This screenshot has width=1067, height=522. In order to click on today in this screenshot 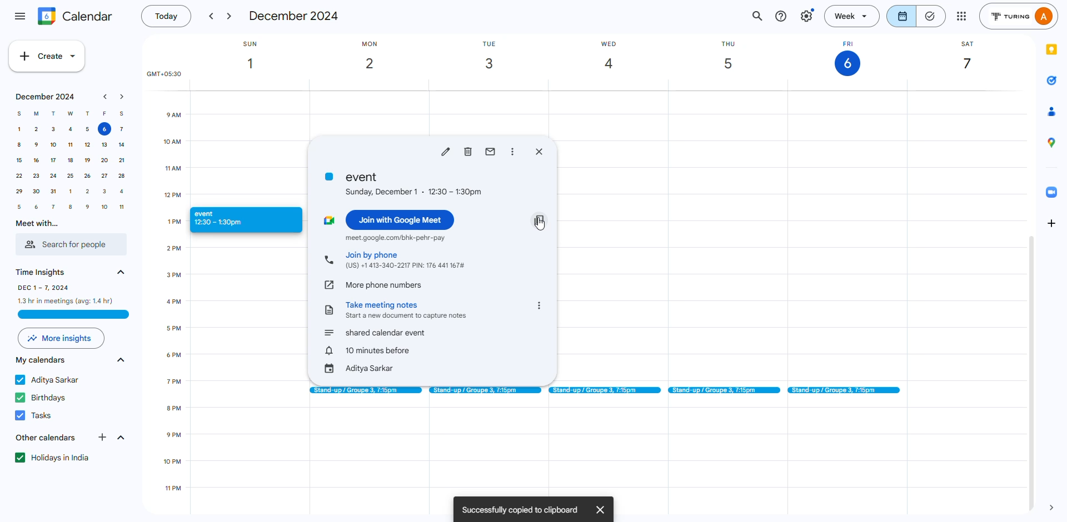, I will do `click(164, 17)`.